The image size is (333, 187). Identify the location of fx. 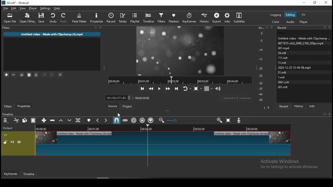
(303, 15).